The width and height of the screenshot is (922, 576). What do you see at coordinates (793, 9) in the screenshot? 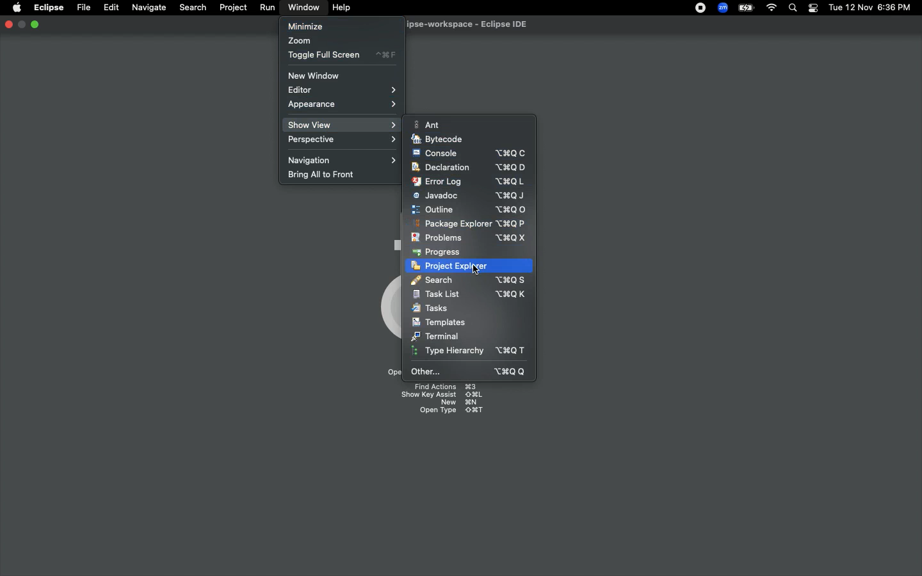
I see `Search` at bounding box center [793, 9].